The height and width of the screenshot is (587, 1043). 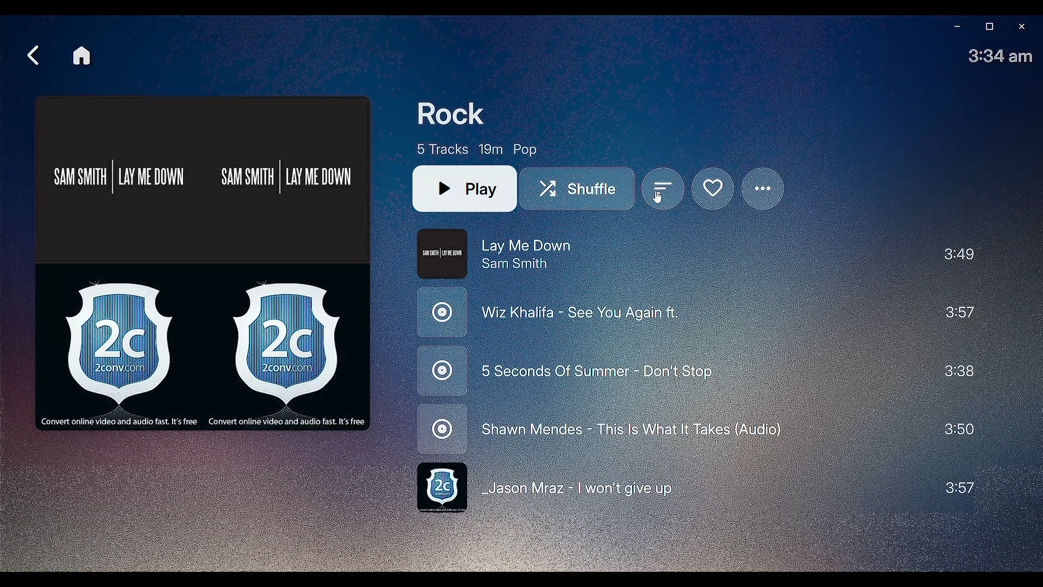 What do you see at coordinates (1002, 56) in the screenshot?
I see `TIme` at bounding box center [1002, 56].